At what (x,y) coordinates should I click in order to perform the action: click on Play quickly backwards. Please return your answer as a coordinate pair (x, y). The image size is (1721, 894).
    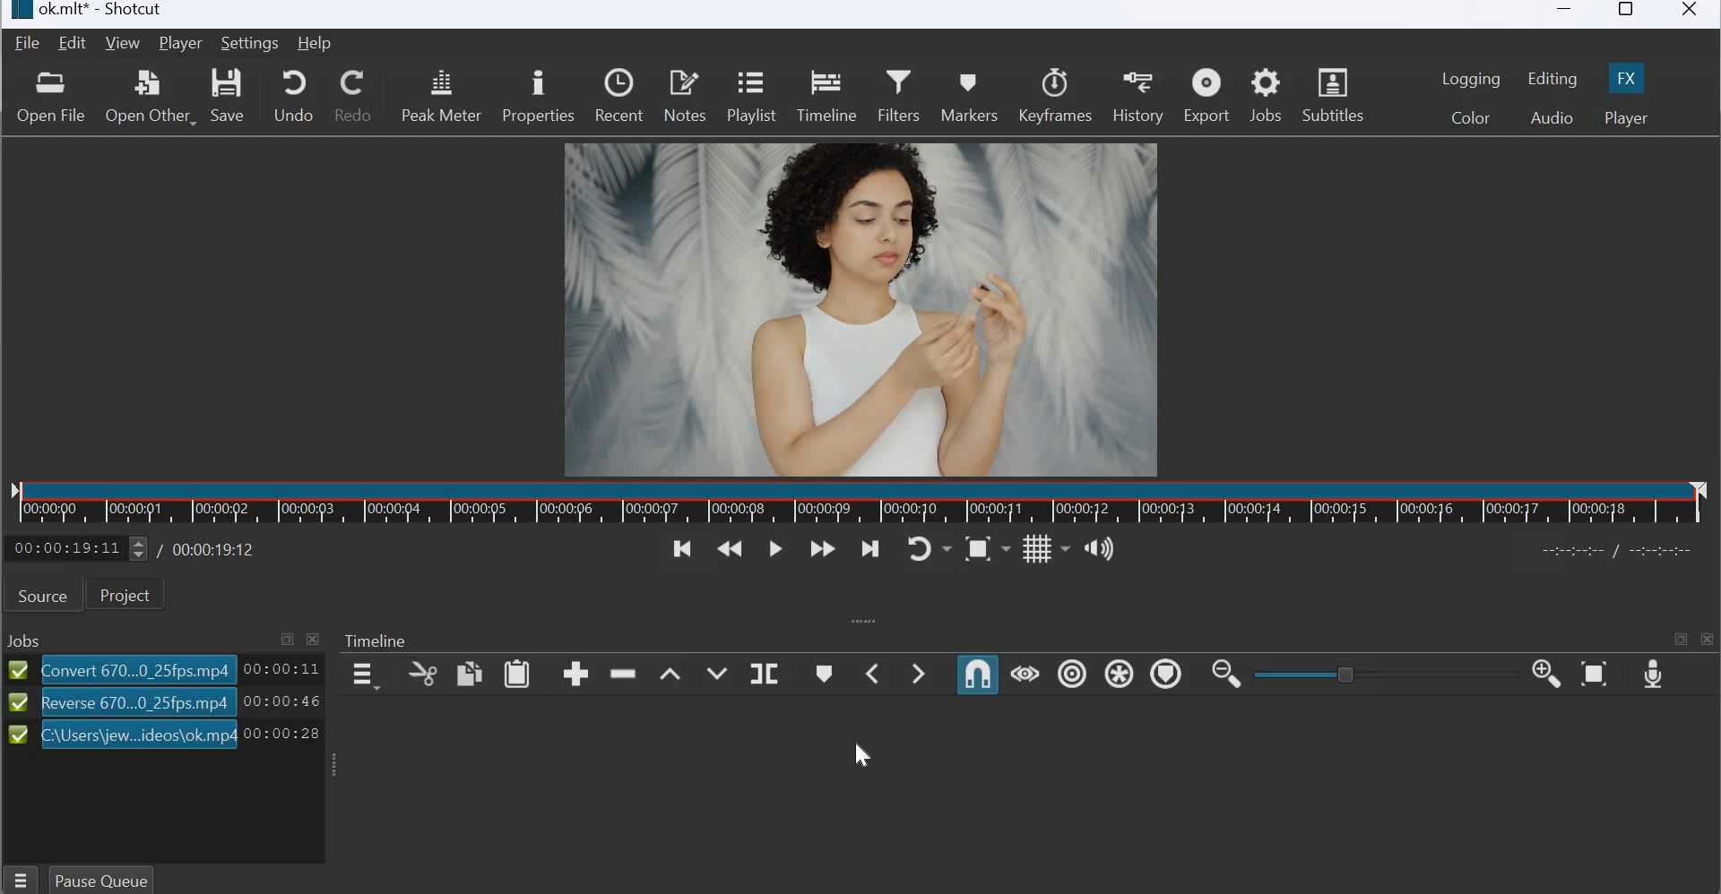
    Looking at the image, I should click on (730, 550).